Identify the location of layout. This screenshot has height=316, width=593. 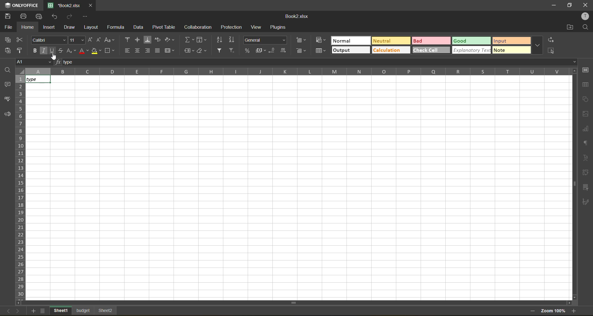
(92, 27).